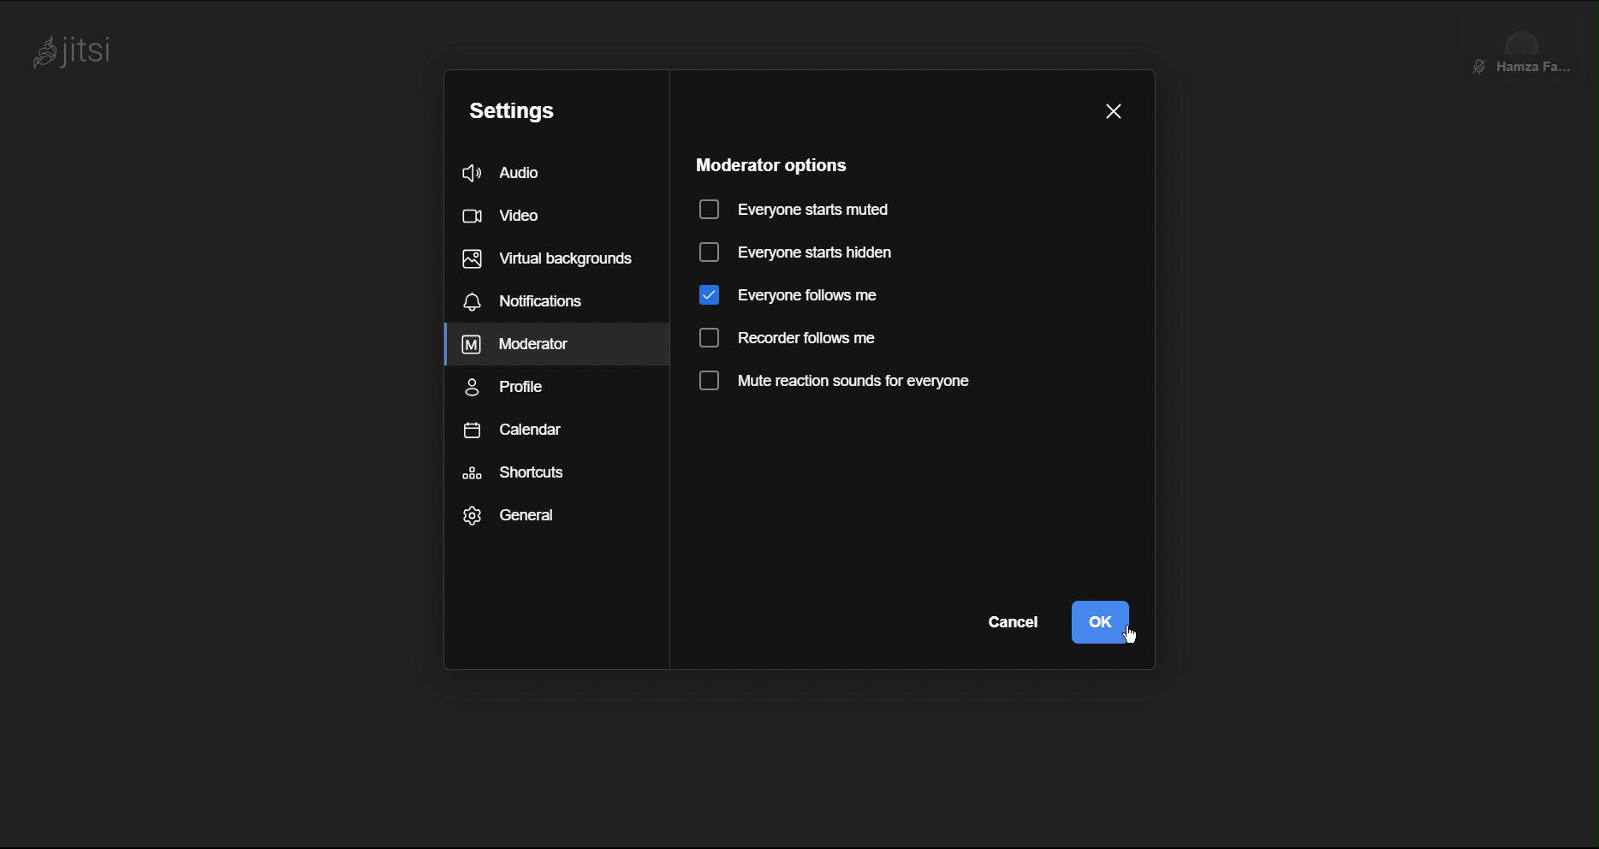 Image resolution: width=1599 pixels, height=849 pixels. Describe the element at coordinates (545, 257) in the screenshot. I see `Virtual backgrounds` at that location.